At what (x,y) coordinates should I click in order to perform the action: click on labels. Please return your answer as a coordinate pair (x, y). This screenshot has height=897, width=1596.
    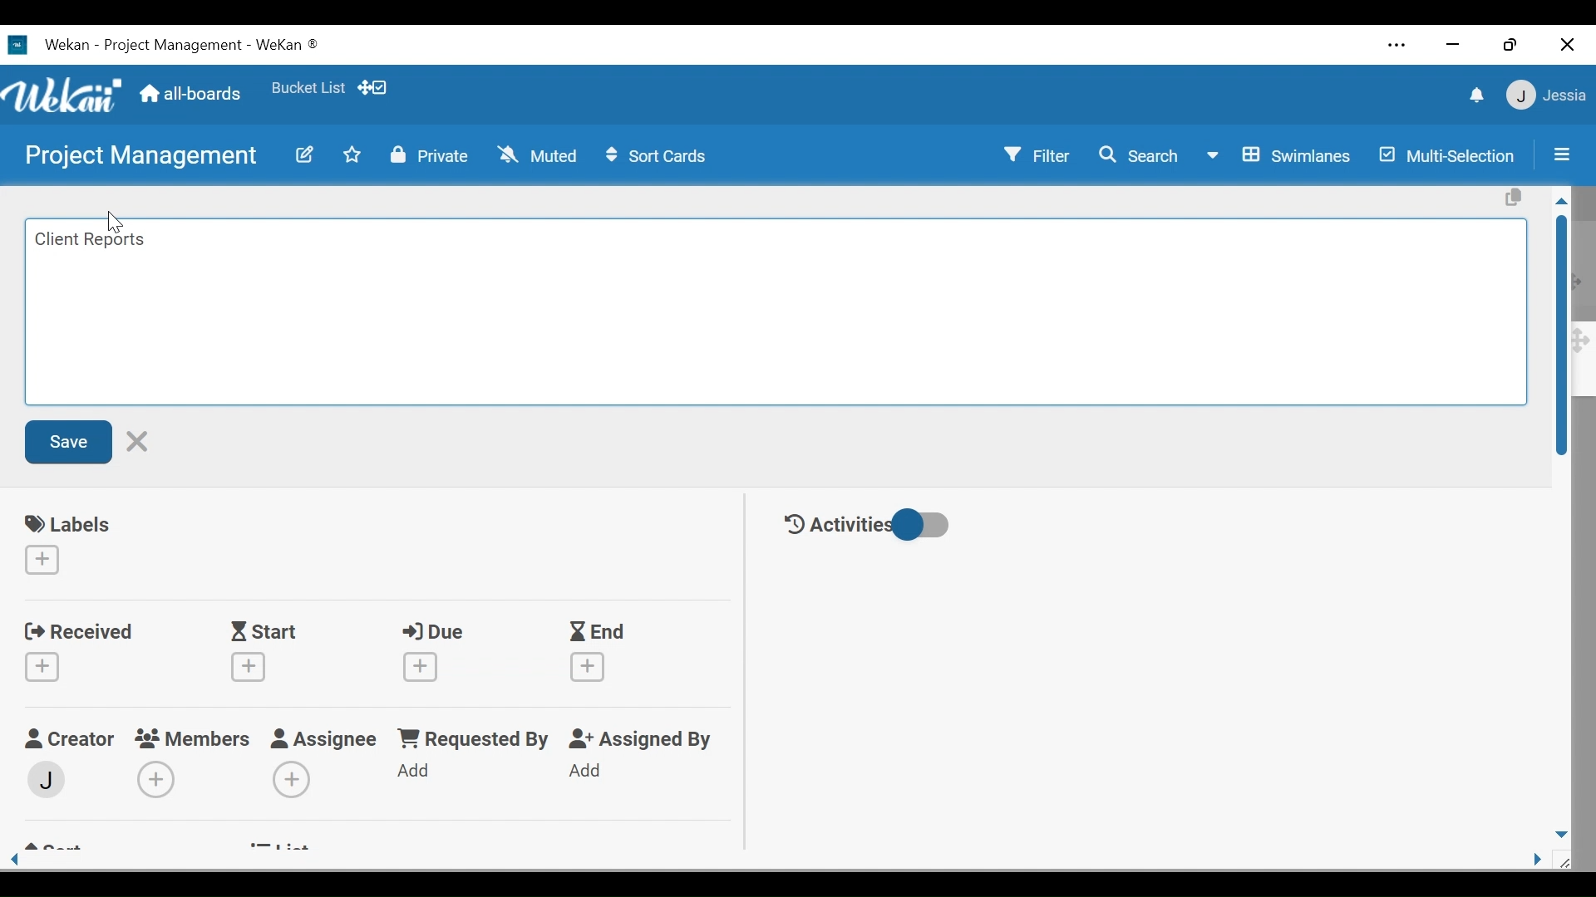
    Looking at the image, I should click on (69, 525).